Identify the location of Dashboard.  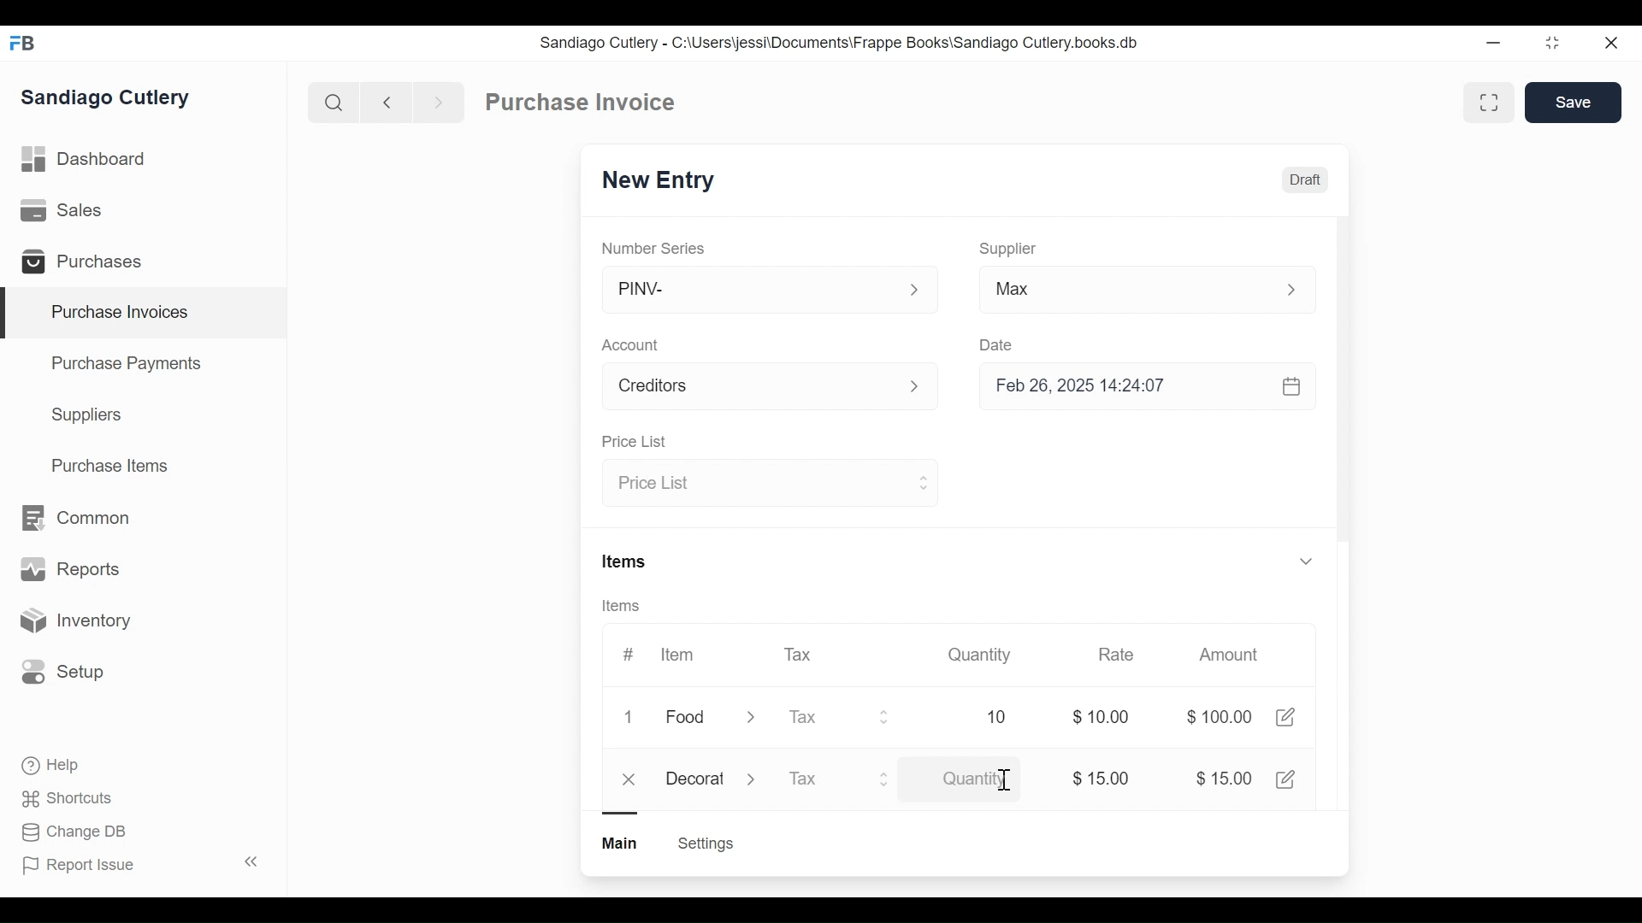
(86, 160).